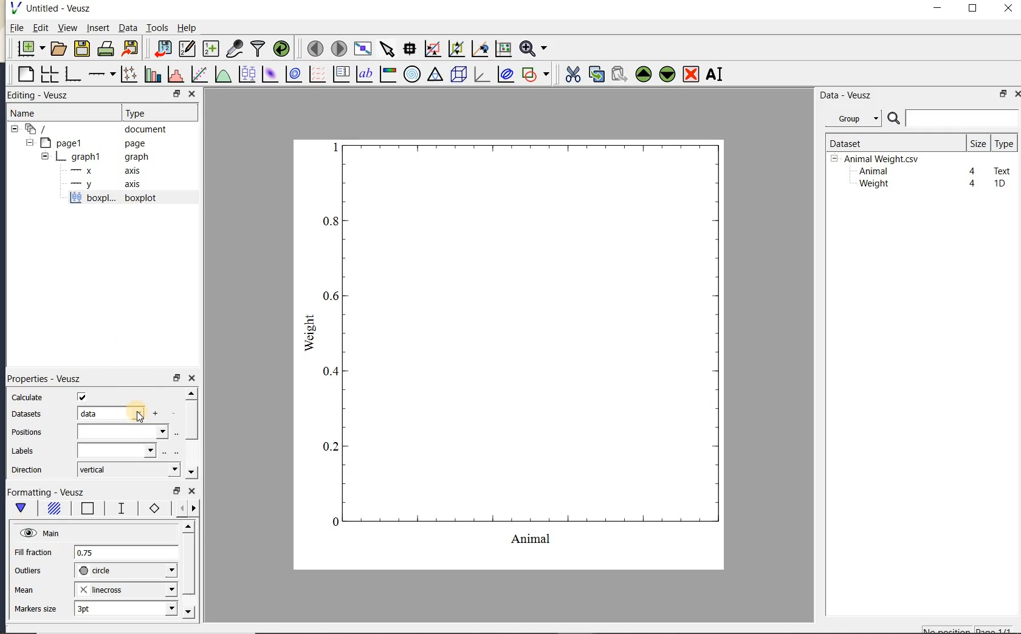 The width and height of the screenshot is (1021, 634). I want to click on print the document, so click(106, 49).